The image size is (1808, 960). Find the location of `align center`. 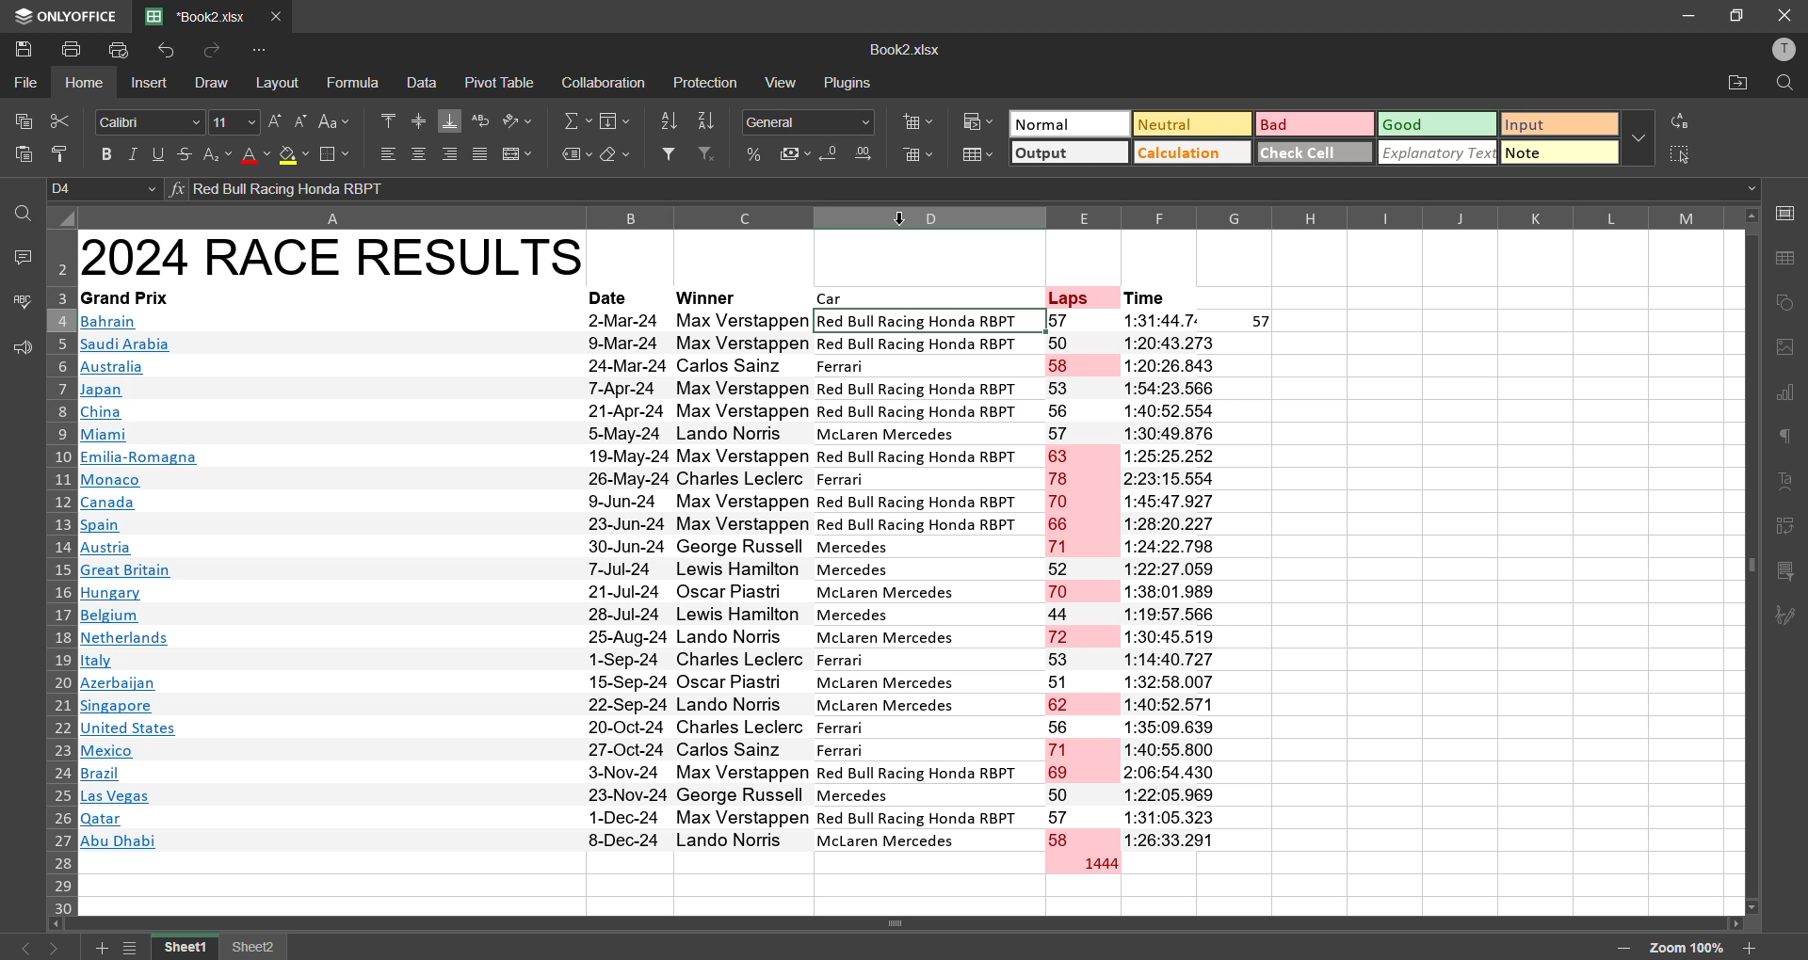

align center is located at coordinates (419, 152).